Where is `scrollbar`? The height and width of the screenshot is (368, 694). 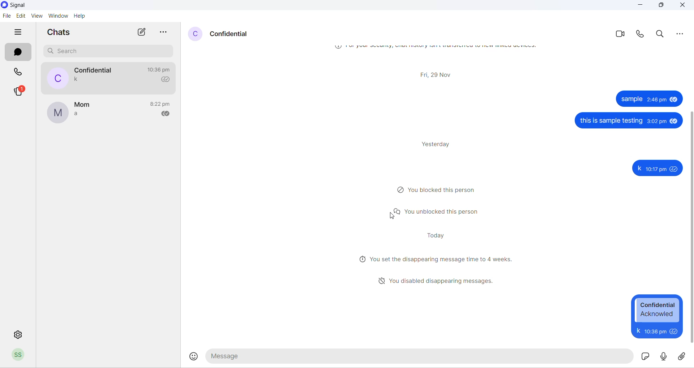 scrollbar is located at coordinates (690, 228).